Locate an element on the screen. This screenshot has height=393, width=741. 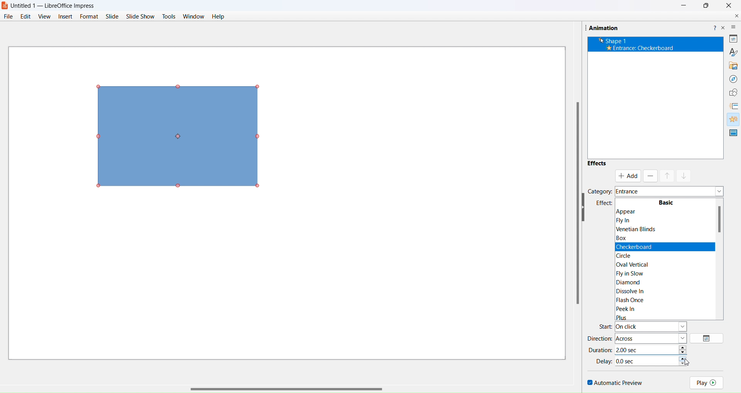
animation is located at coordinates (732, 119).